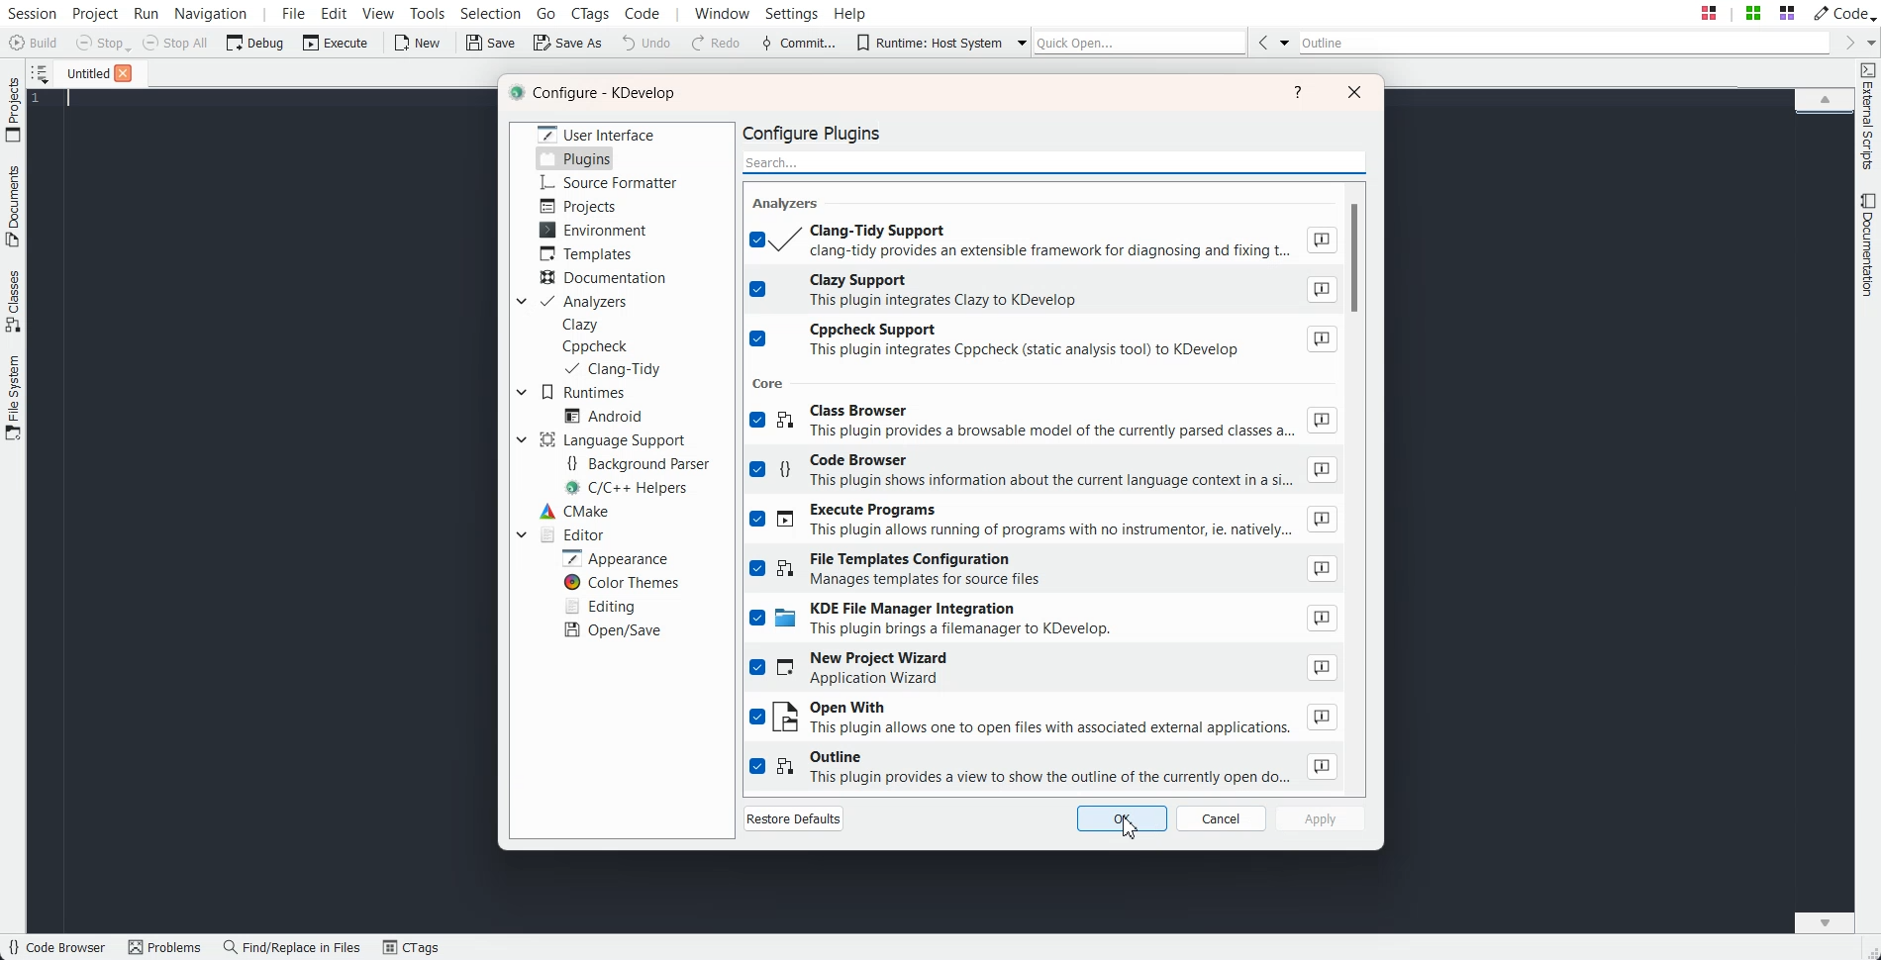 The image size is (1881, 960). I want to click on Runtimes, so click(584, 393).